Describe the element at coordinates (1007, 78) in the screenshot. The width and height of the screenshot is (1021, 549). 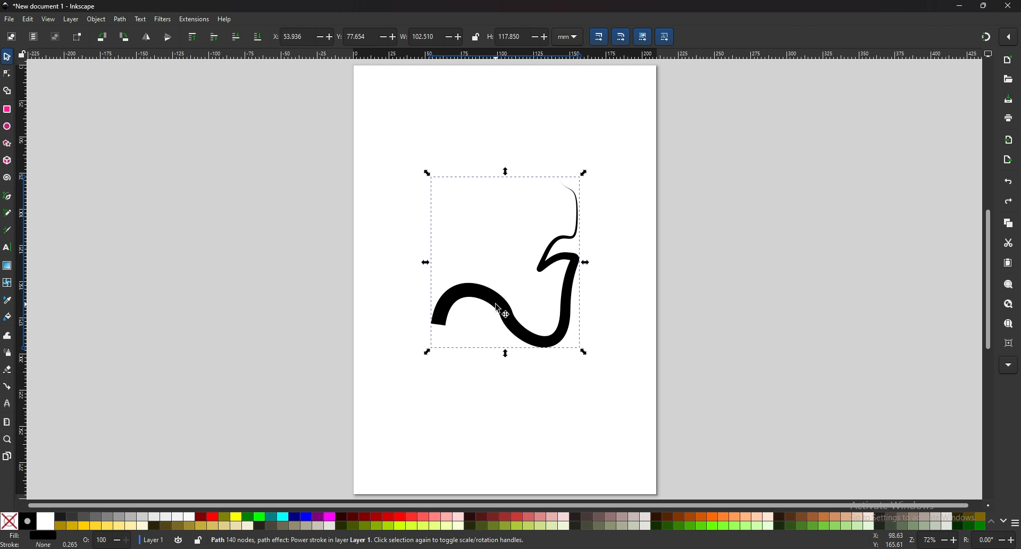
I see `open` at that location.